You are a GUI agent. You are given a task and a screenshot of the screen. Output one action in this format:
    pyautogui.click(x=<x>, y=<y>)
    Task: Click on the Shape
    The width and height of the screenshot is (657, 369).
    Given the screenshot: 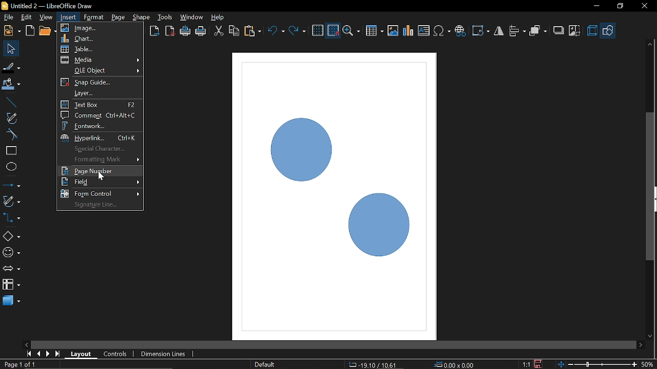 What is the action you would take?
    pyautogui.click(x=142, y=17)
    